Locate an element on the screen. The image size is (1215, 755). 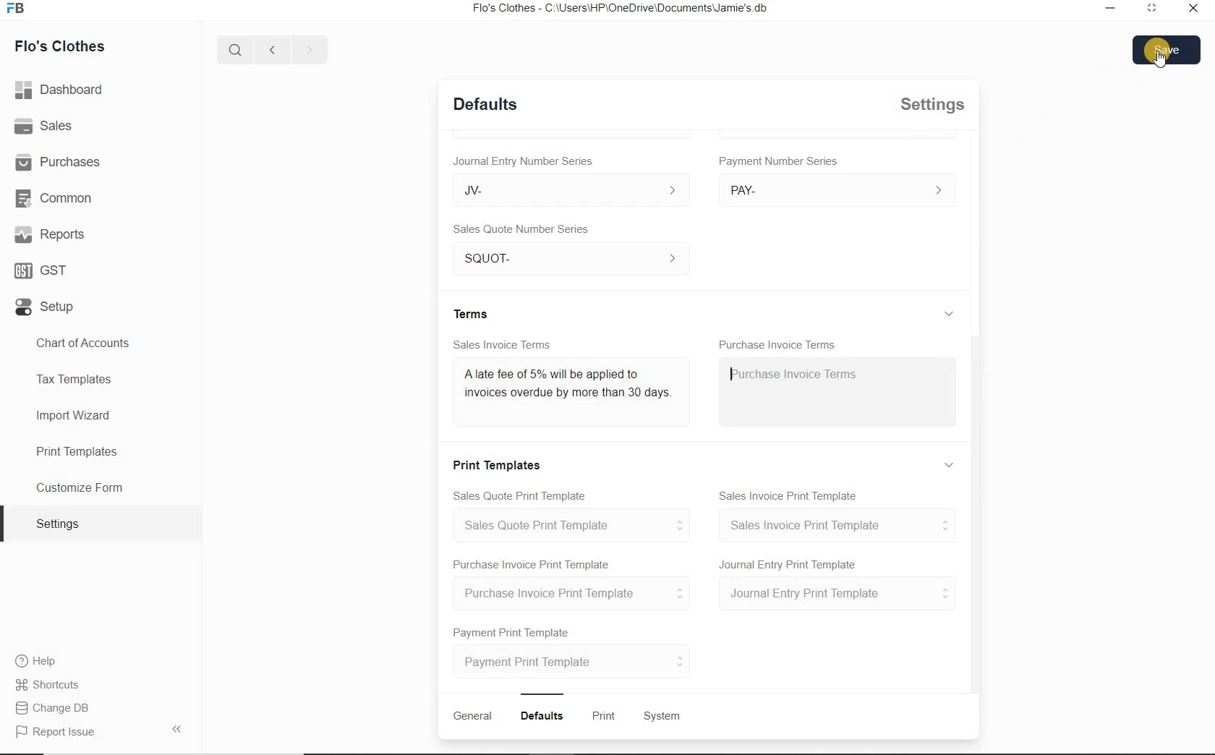
Cursor is located at coordinates (1160, 60).